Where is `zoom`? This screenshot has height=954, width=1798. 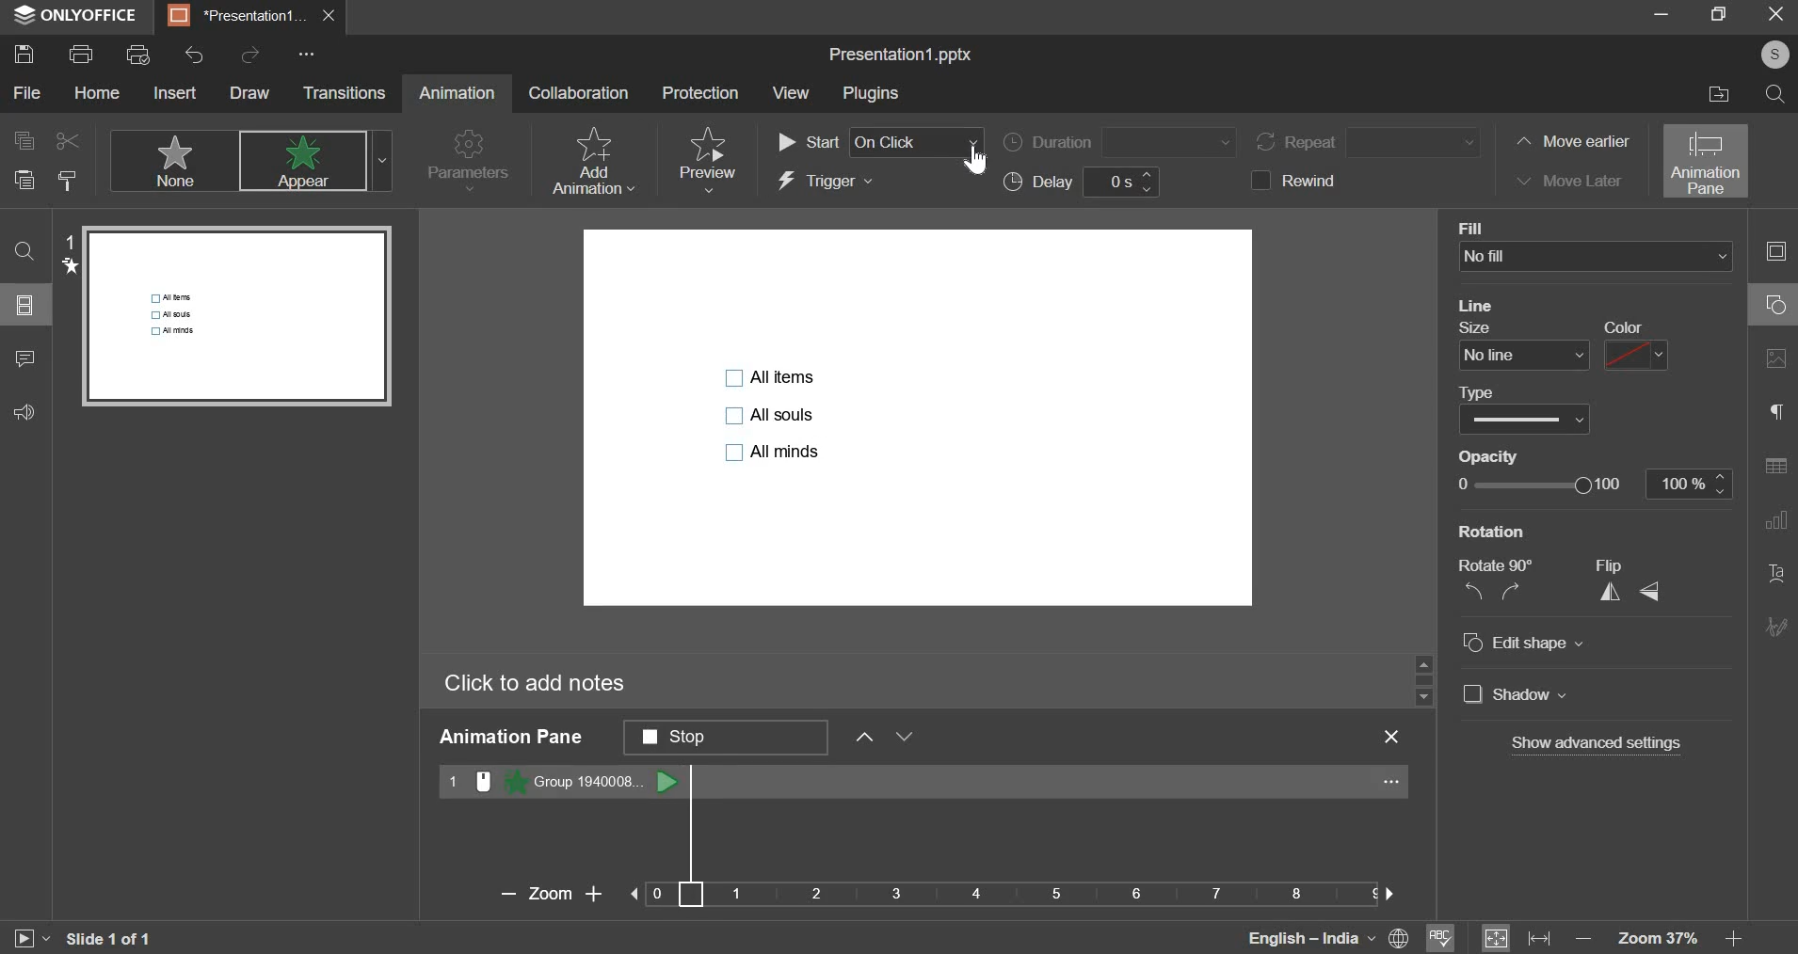 zoom is located at coordinates (934, 893).